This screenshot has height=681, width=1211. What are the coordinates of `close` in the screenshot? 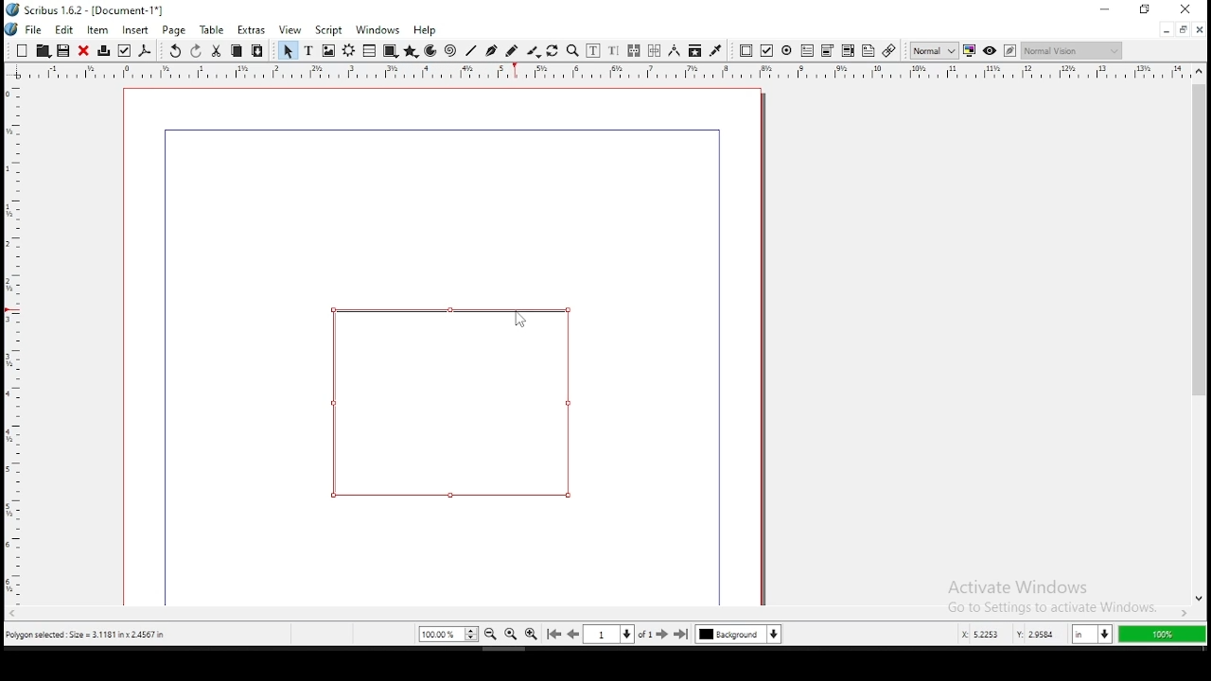 It's located at (1187, 9).